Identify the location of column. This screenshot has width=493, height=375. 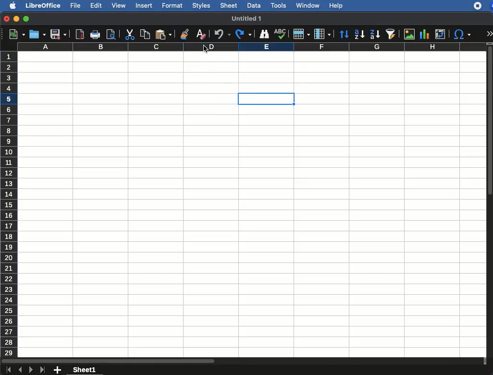
(252, 47).